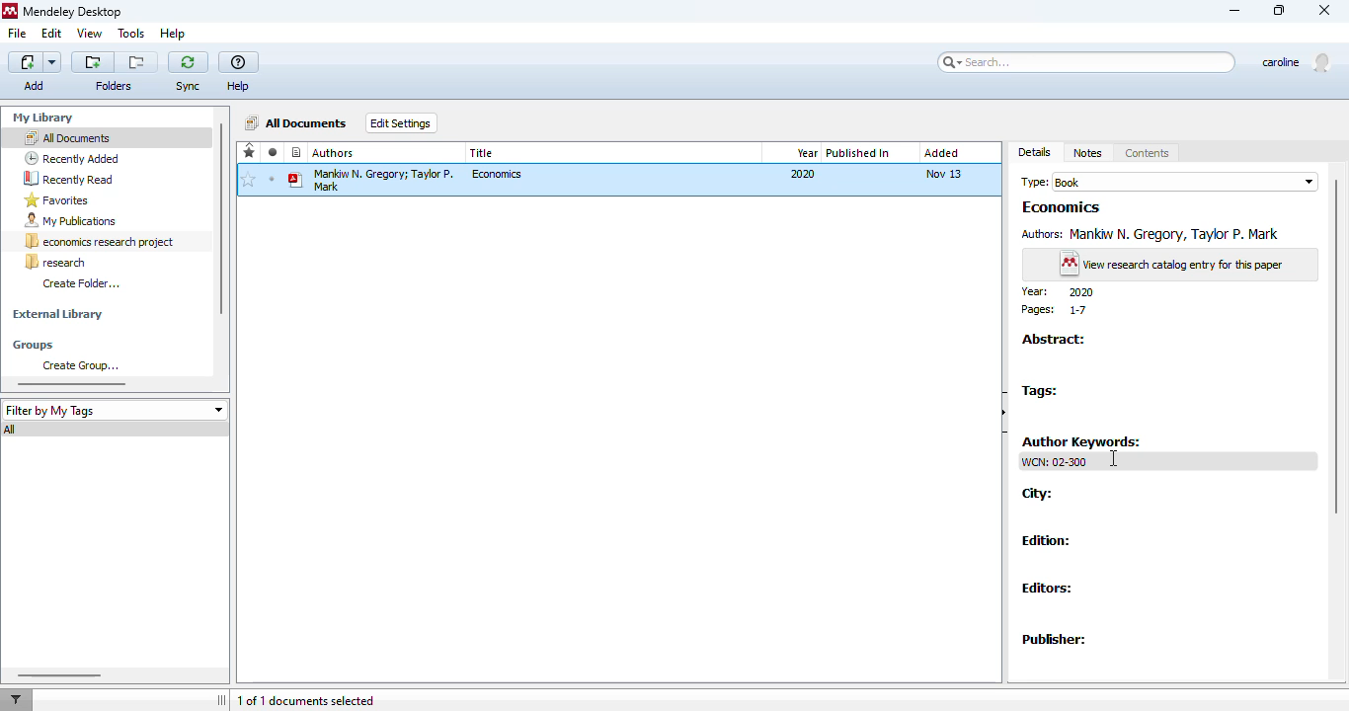  I want to click on edit, so click(51, 33).